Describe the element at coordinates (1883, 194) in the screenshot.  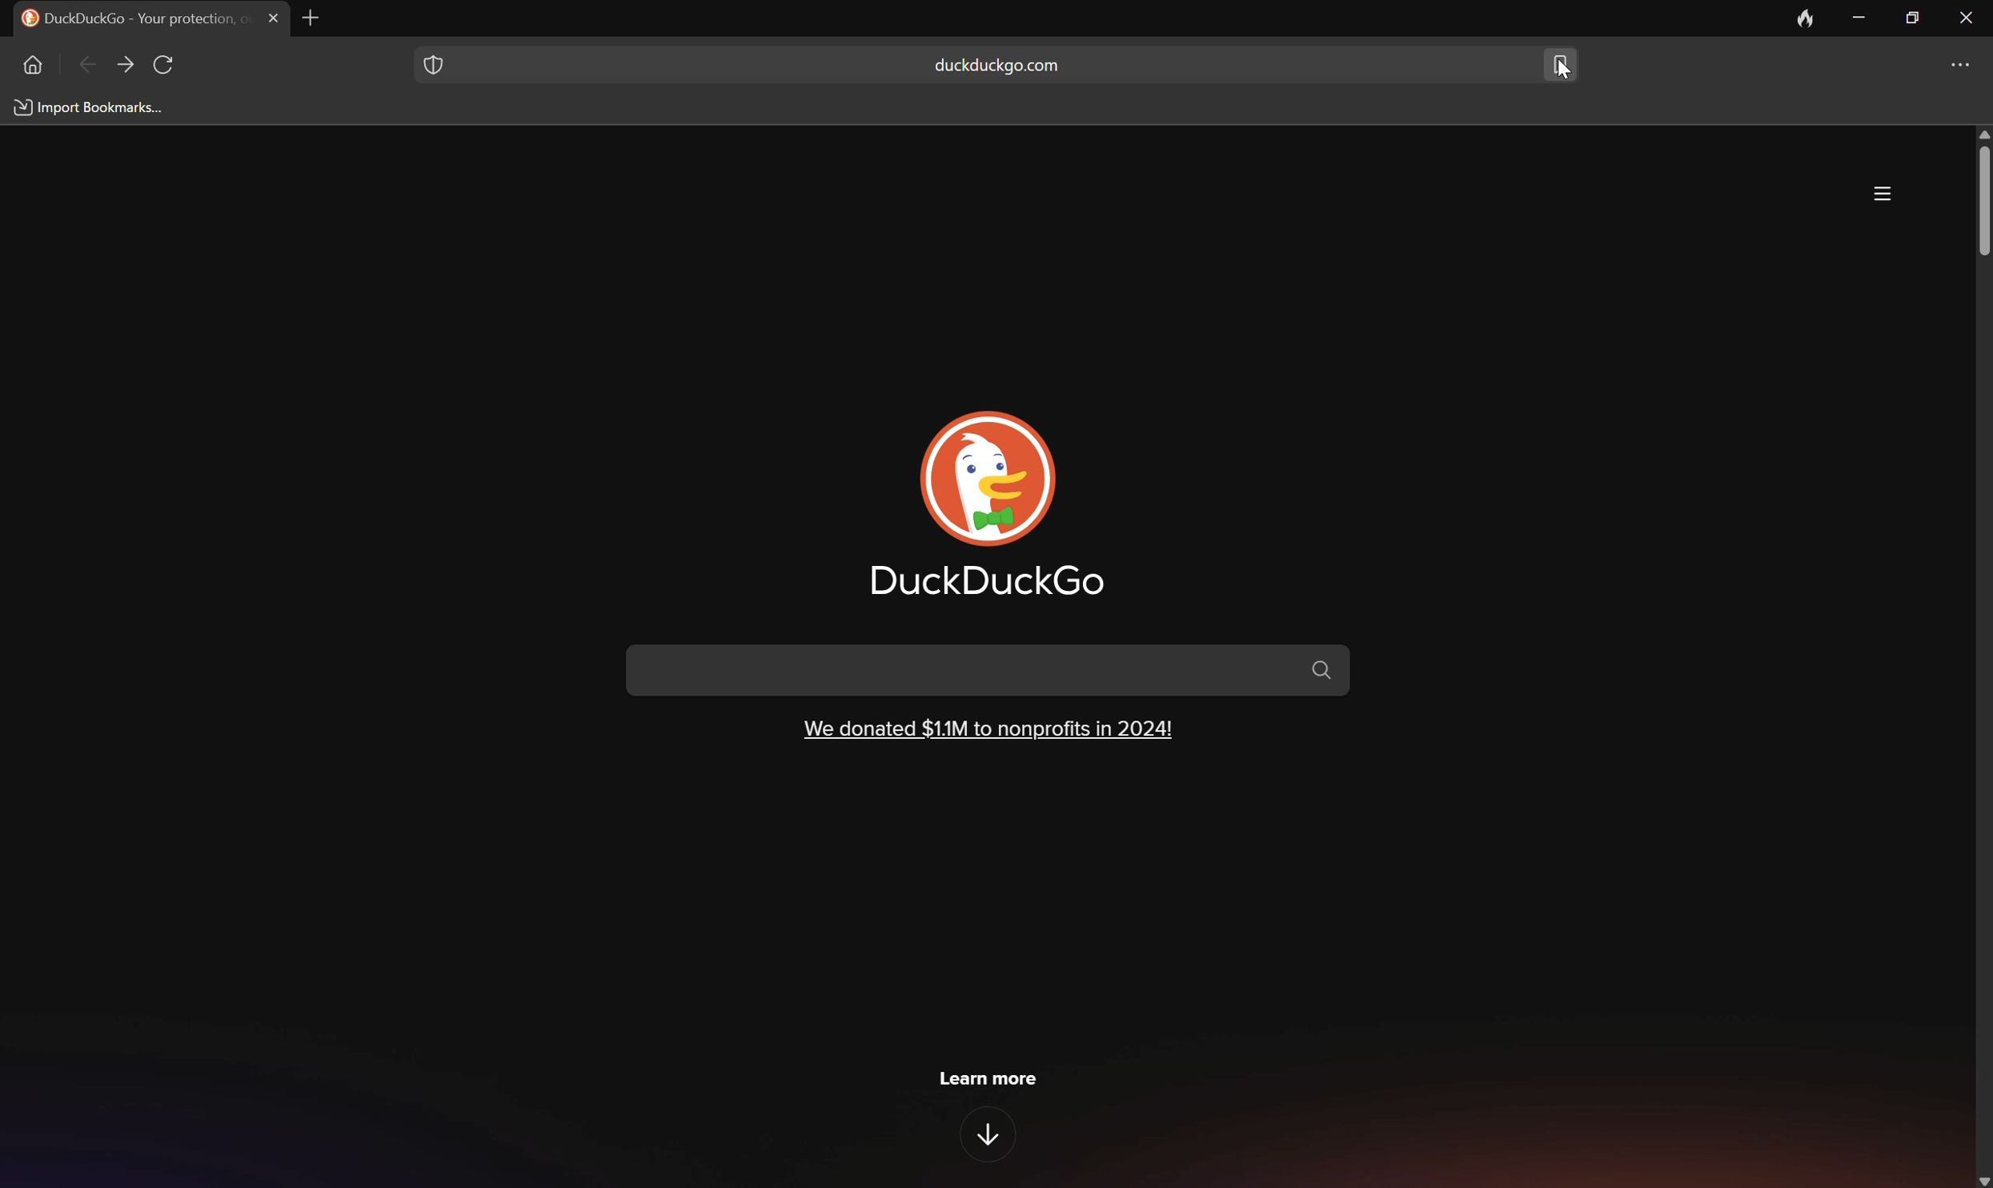
I see `More` at that location.